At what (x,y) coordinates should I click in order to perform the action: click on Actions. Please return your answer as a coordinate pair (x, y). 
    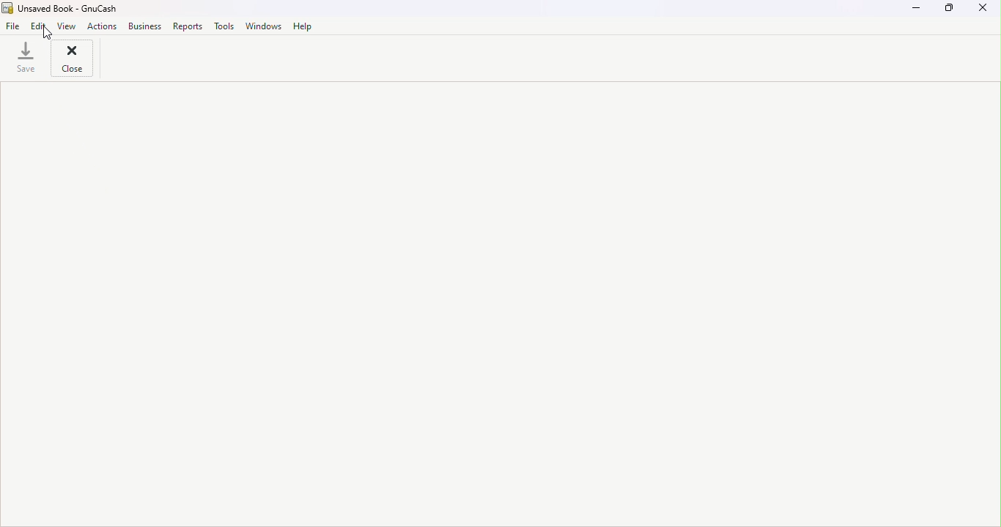
    Looking at the image, I should click on (102, 26).